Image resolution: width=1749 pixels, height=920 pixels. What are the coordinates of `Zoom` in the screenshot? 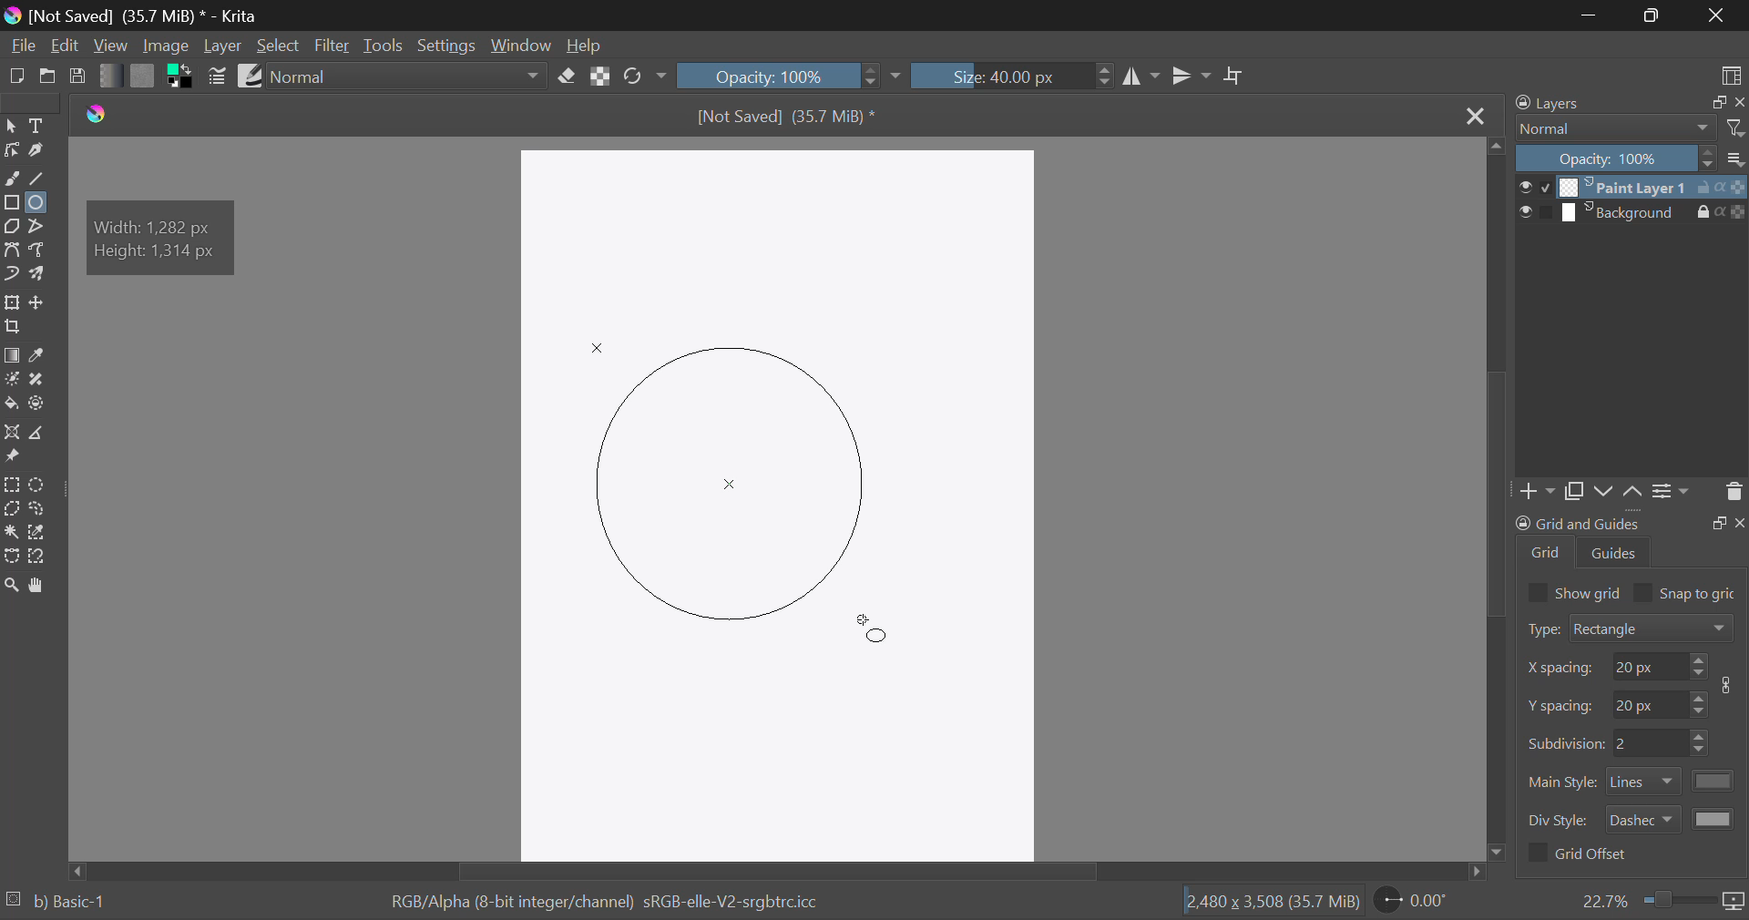 It's located at (12, 584).